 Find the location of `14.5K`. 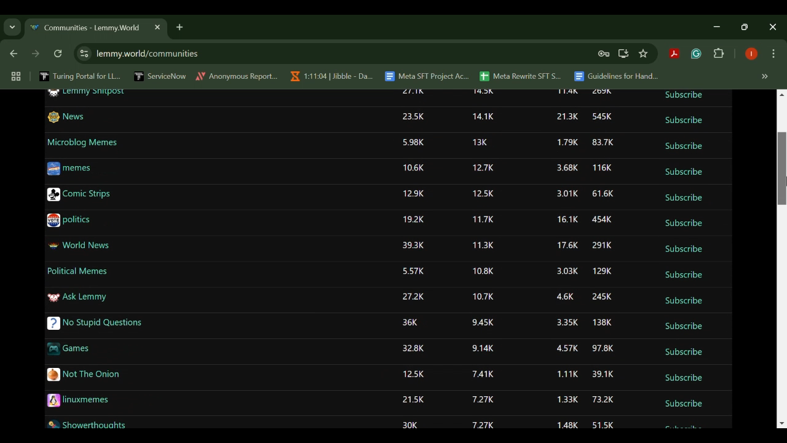

14.5K is located at coordinates (483, 91).